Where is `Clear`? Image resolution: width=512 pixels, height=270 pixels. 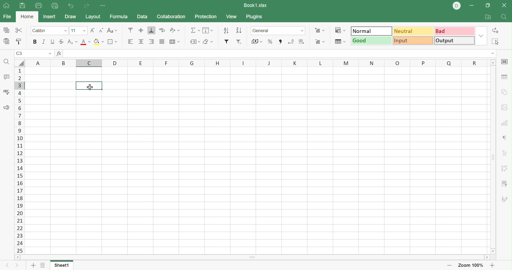
Clear is located at coordinates (208, 42).